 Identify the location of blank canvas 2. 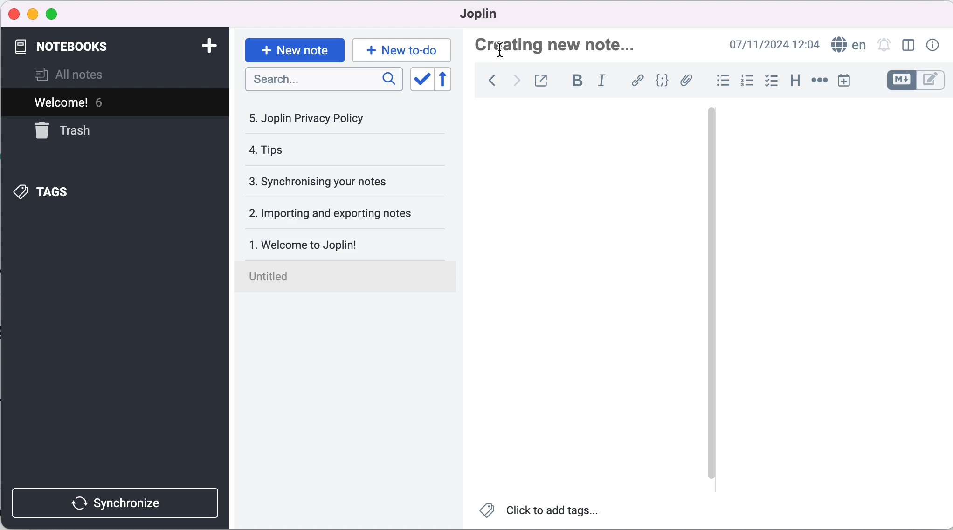
(834, 300).